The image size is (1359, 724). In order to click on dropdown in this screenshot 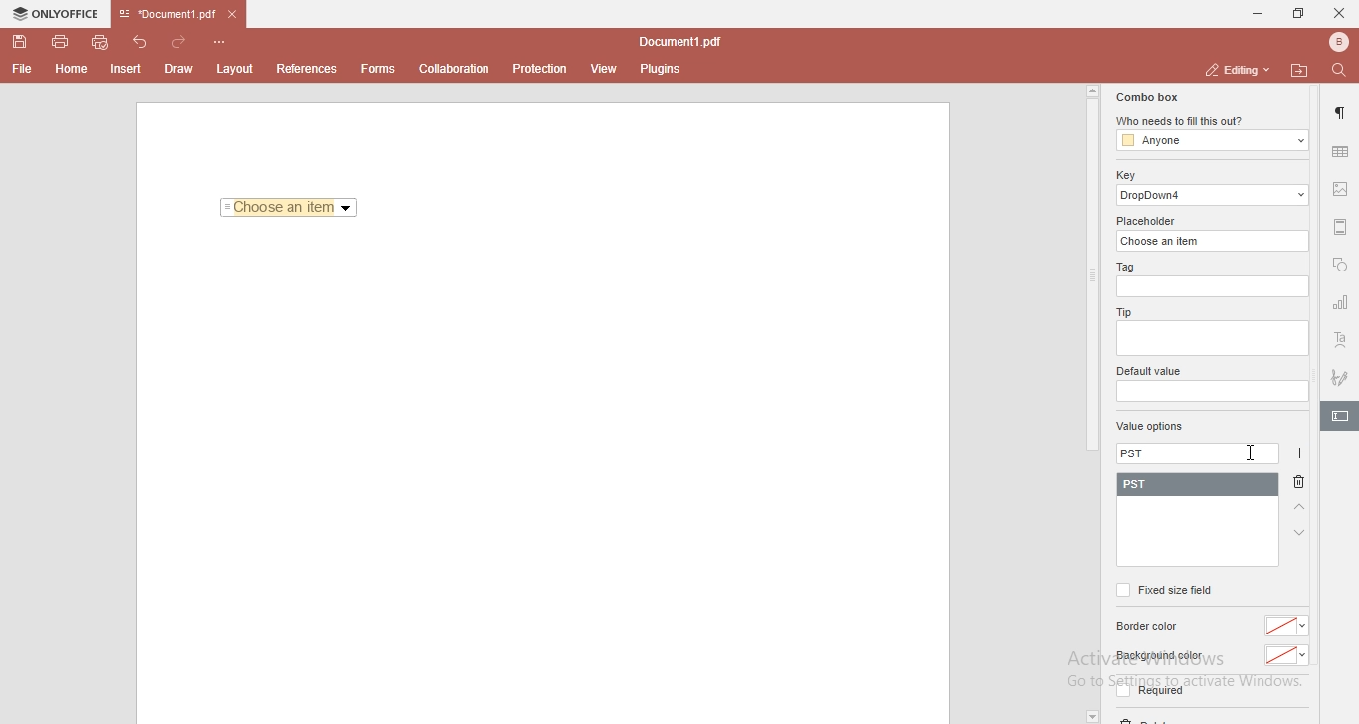, I will do `click(1091, 716)`.